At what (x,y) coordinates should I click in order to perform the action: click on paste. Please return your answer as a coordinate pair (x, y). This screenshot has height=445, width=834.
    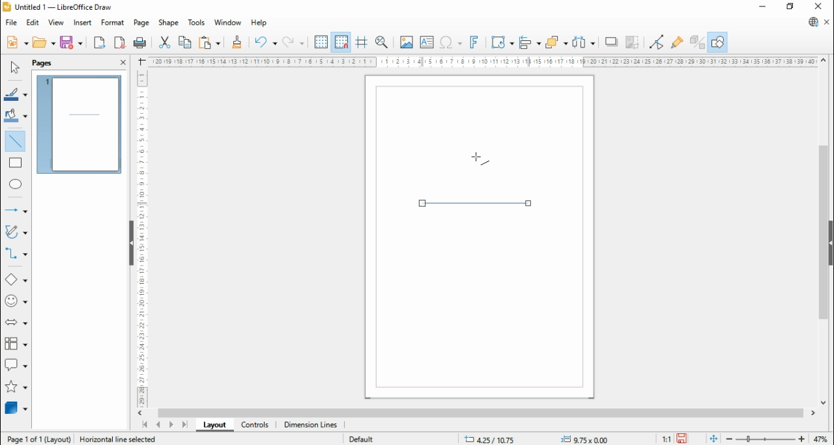
    Looking at the image, I should click on (210, 42).